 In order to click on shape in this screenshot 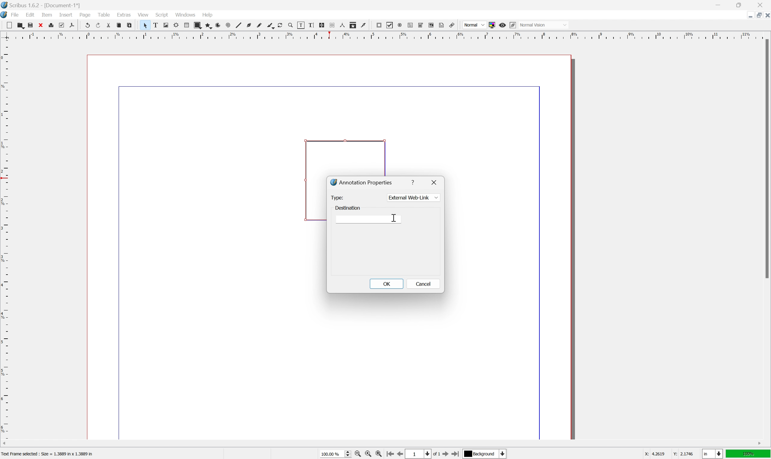, I will do `click(198, 25)`.